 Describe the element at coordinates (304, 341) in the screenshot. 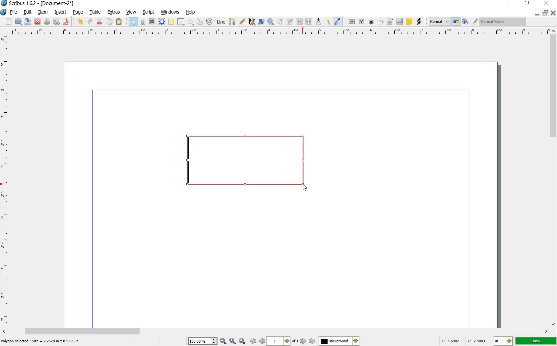

I see `go to next page` at that location.